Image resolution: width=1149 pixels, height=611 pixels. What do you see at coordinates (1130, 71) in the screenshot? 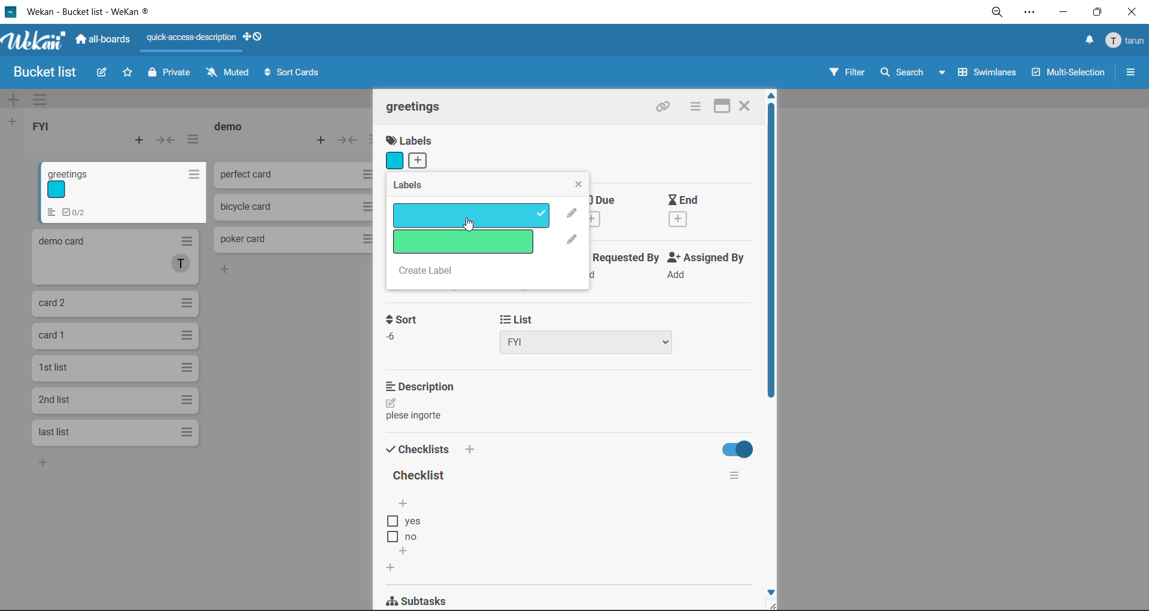
I see `sidebar` at bounding box center [1130, 71].